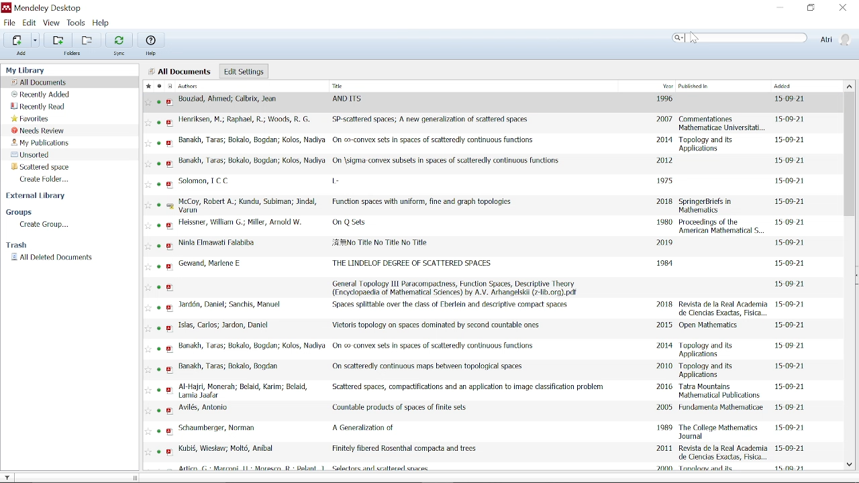 This screenshot has height=483, width=859. I want to click on Help, so click(152, 44).